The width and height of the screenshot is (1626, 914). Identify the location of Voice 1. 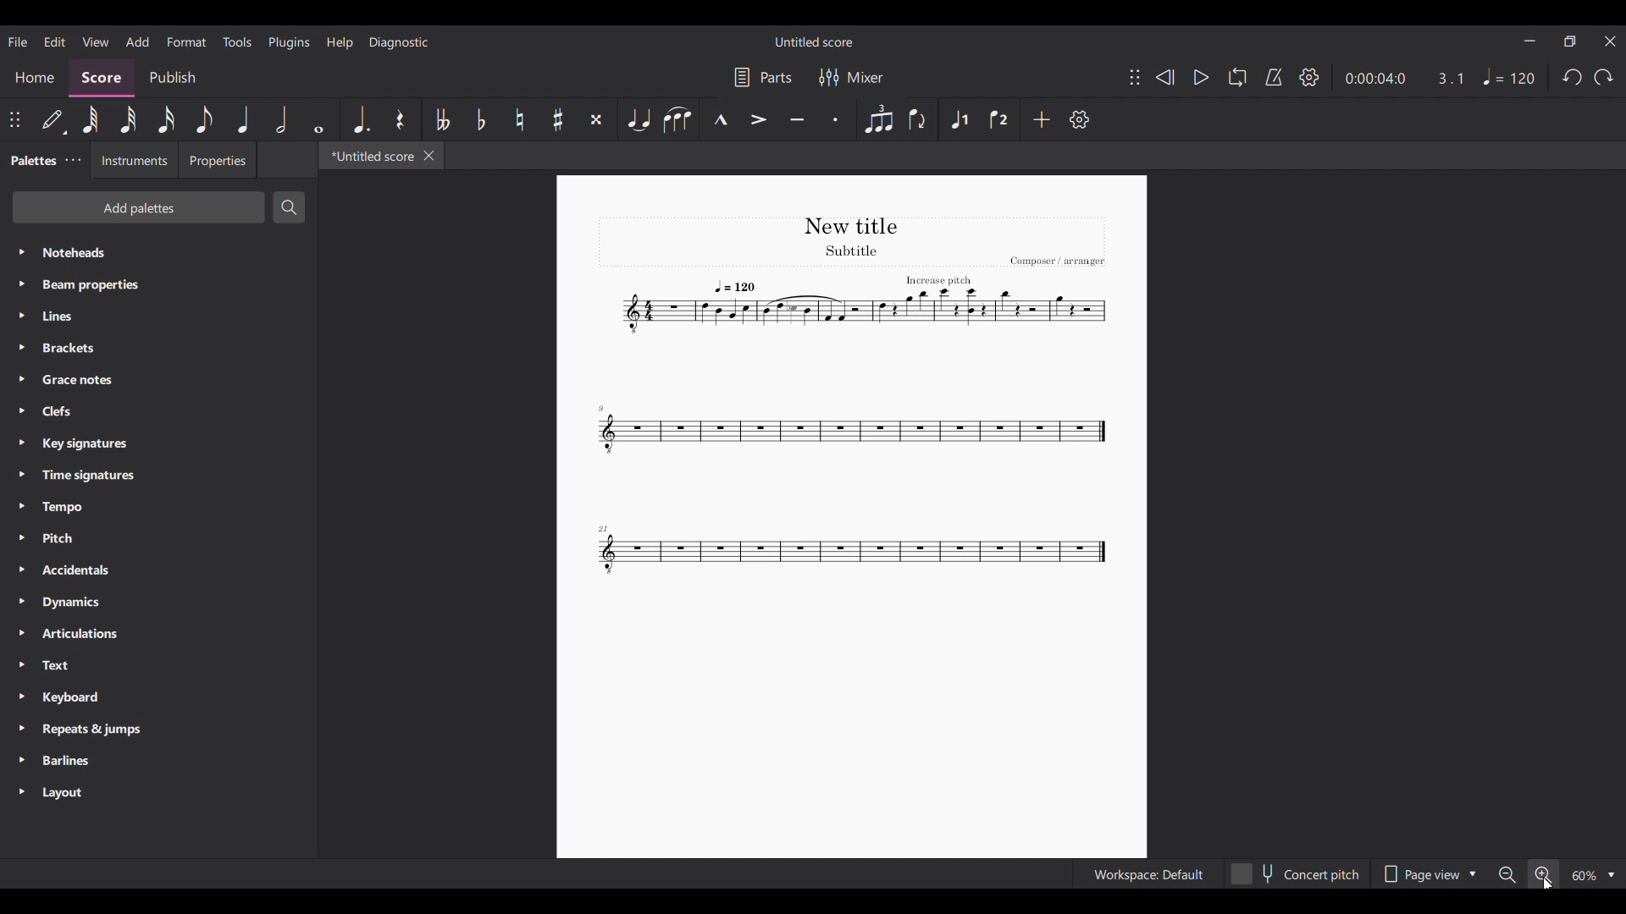
(960, 119).